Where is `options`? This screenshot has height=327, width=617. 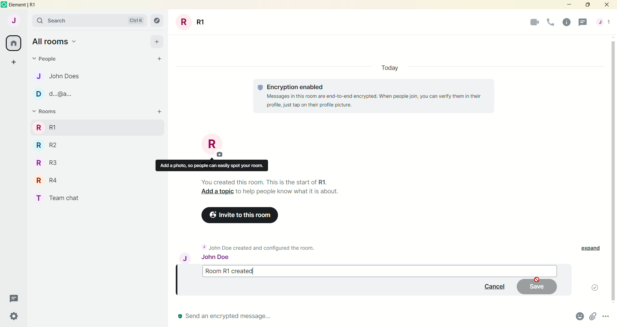 options is located at coordinates (607, 317).